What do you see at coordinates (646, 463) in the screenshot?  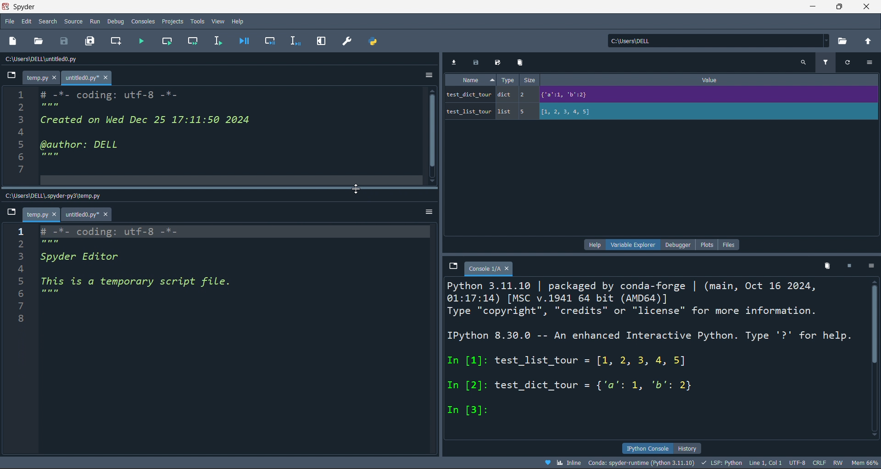 I see `Conda: spyder runtime (Python 3.11.10)` at bounding box center [646, 463].